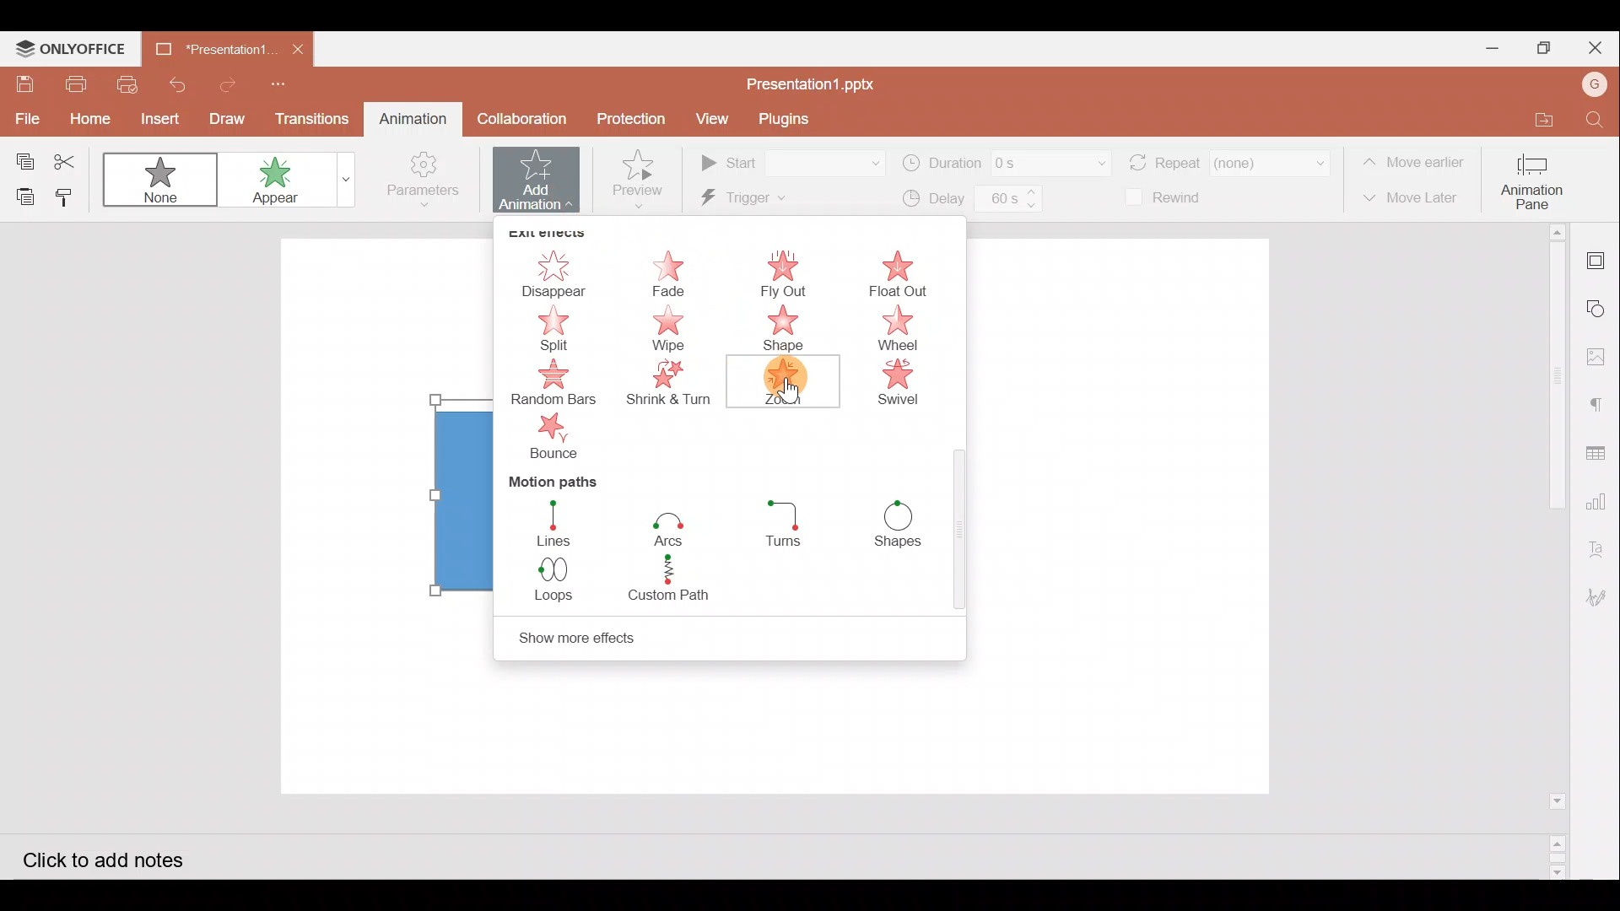 The width and height of the screenshot is (1620, 911). Describe the element at coordinates (709, 120) in the screenshot. I see `View` at that location.